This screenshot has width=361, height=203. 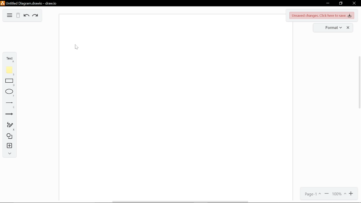 I want to click on ellipse, so click(x=8, y=92).